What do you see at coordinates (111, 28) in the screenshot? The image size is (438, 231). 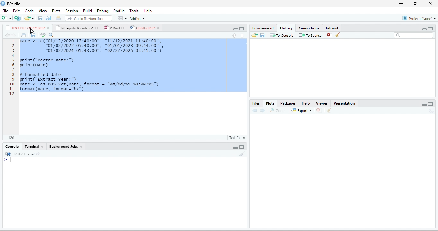 I see `2.Rmd` at bounding box center [111, 28].